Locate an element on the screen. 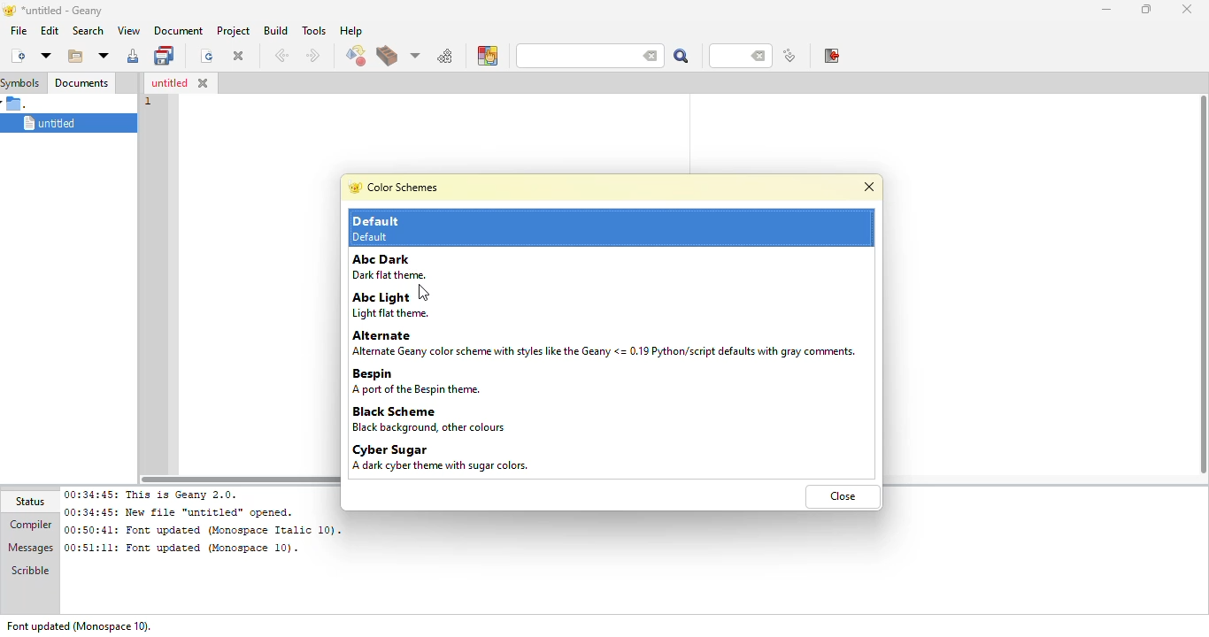 This screenshot has width=1209, height=637. maximize is located at coordinates (1144, 8).